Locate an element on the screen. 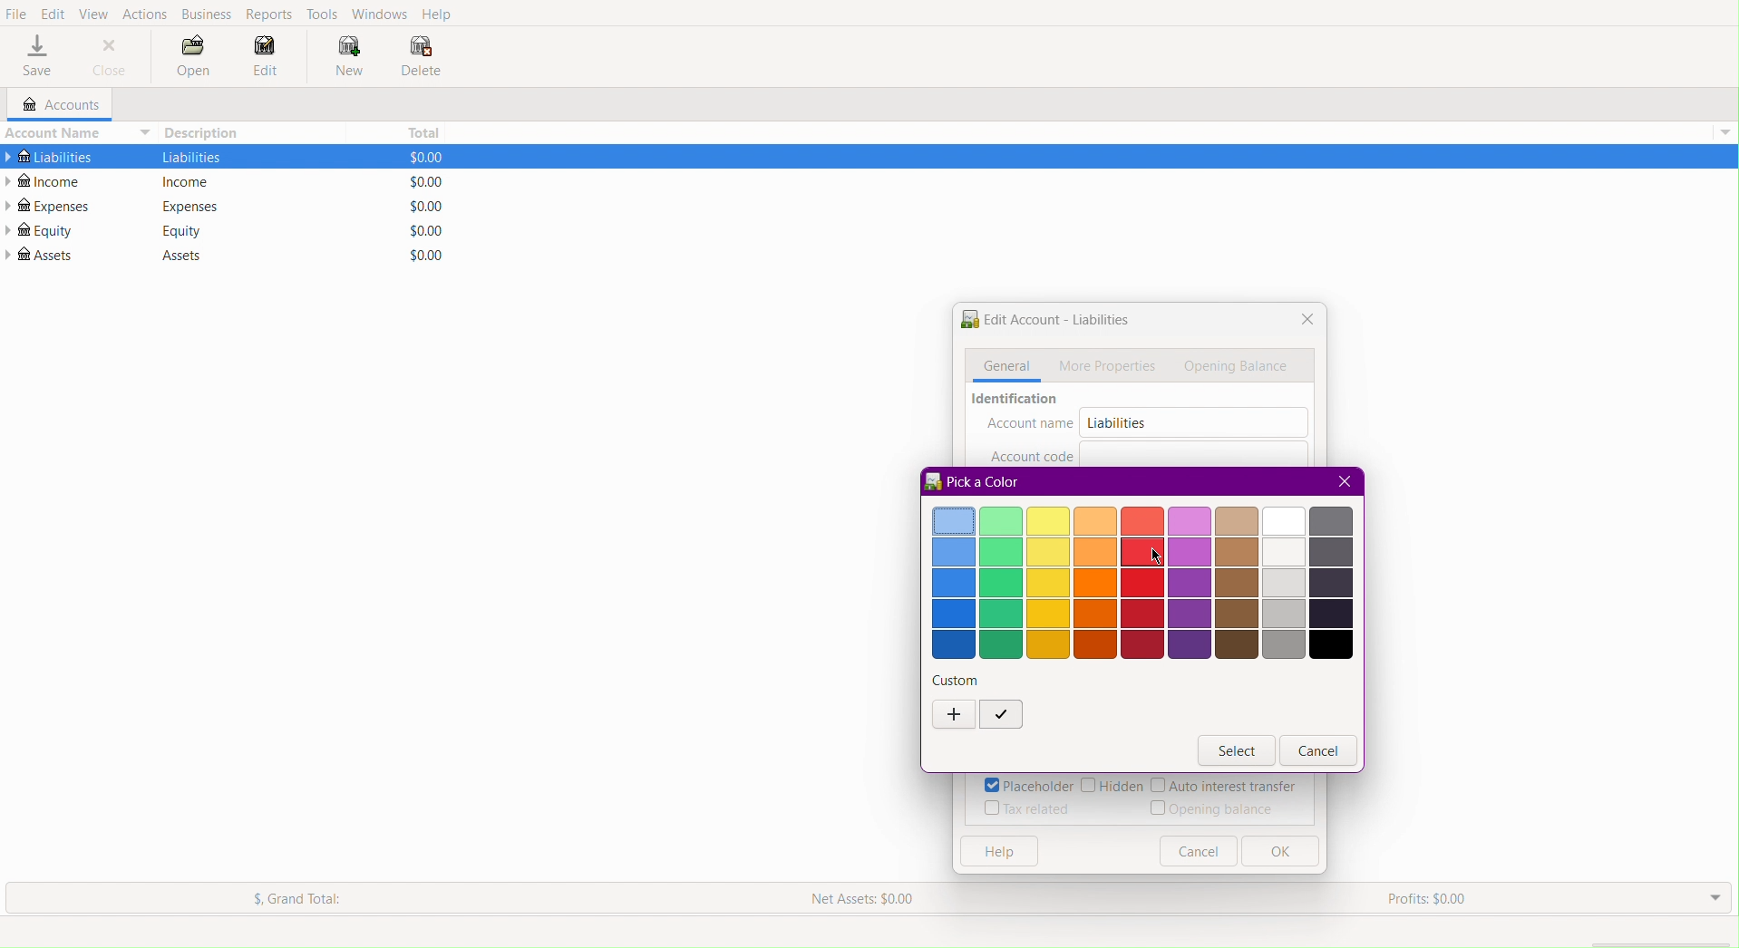 The height and width of the screenshot is (948, 1739). Help is located at coordinates (440, 15).